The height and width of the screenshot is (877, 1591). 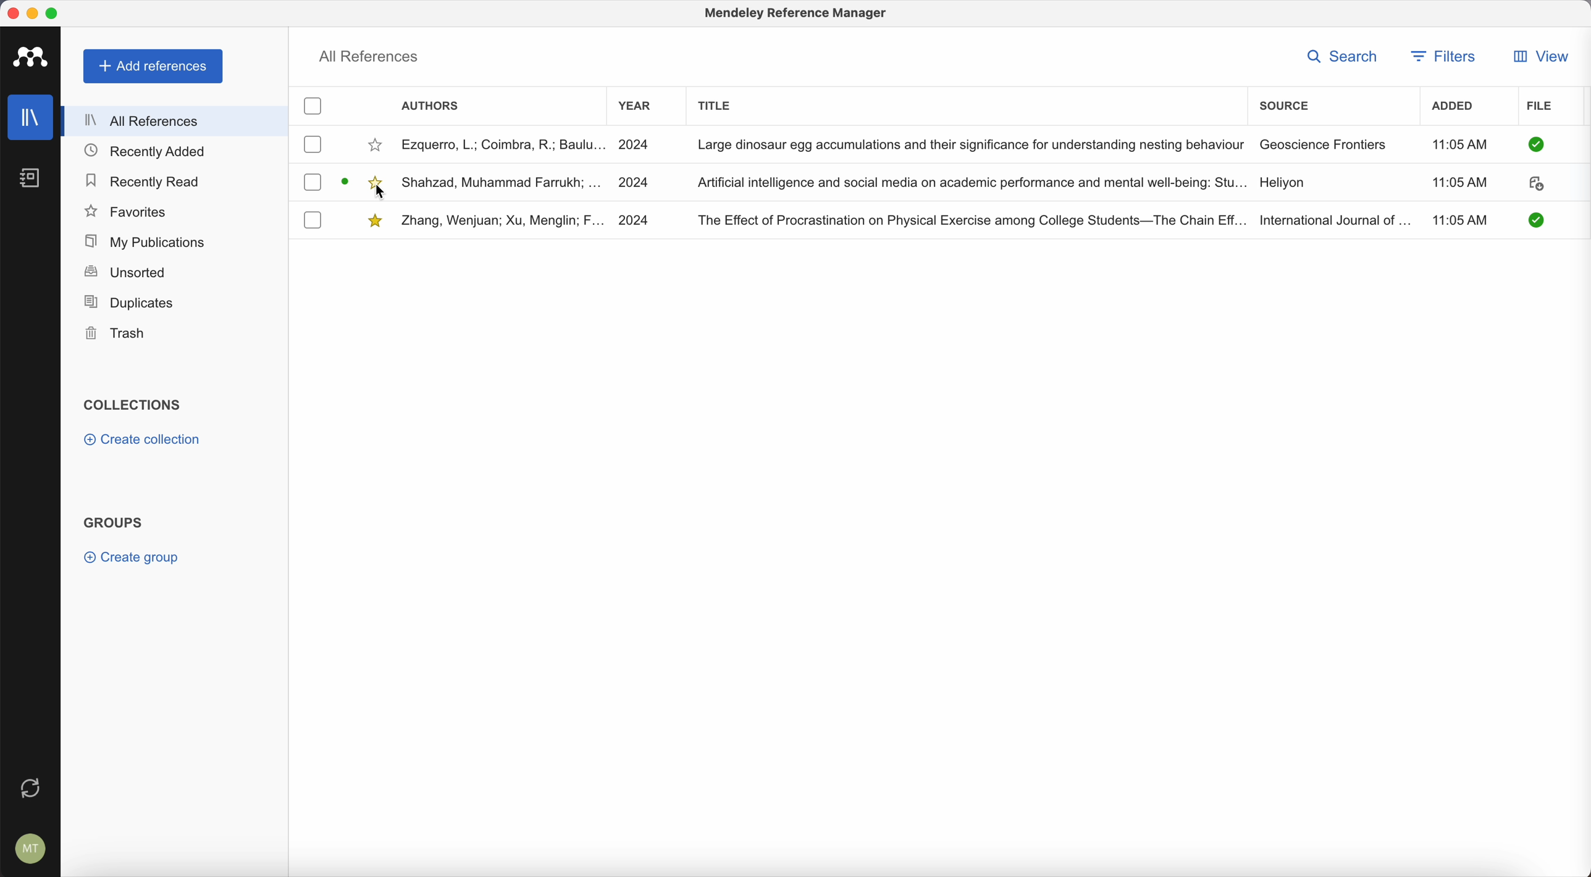 What do you see at coordinates (1534, 145) in the screenshot?
I see `pdf downloaded` at bounding box center [1534, 145].